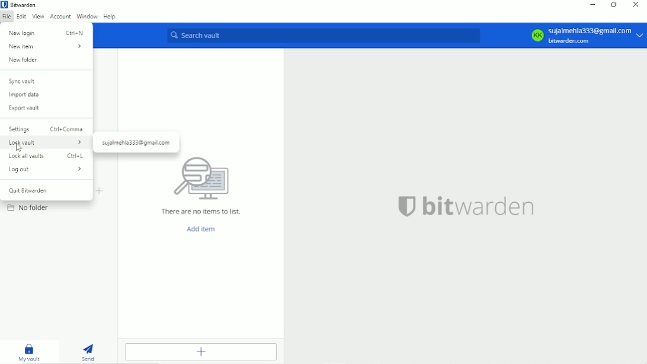  I want to click on File, so click(6, 17).